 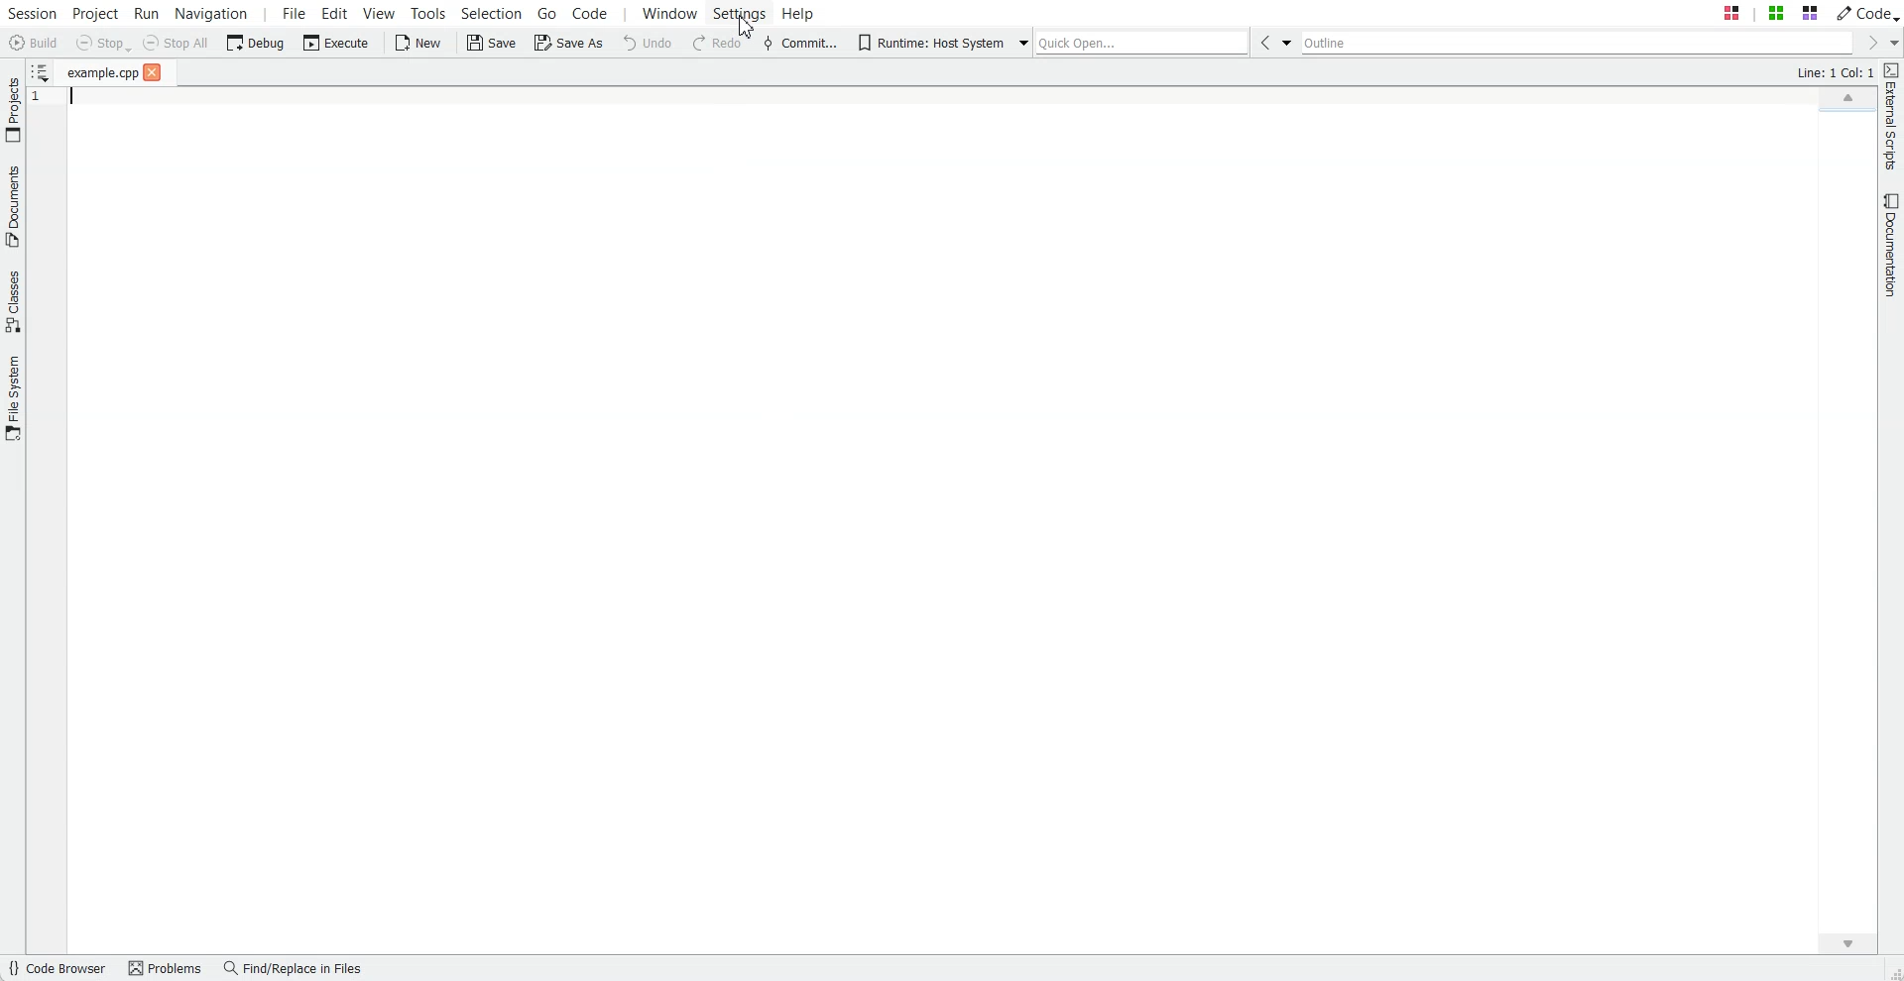 I want to click on Go Back, so click(x=1261, y=42).